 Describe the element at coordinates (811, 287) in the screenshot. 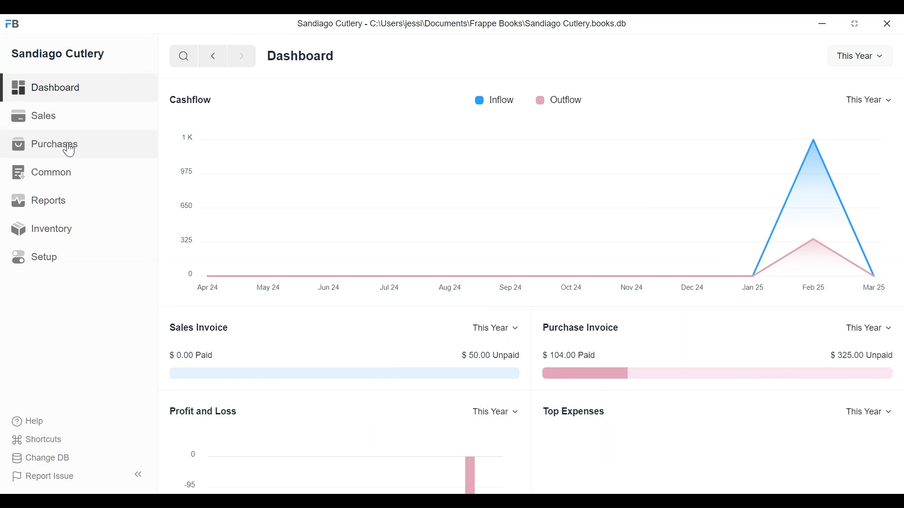

I see `Feb25` at that location.